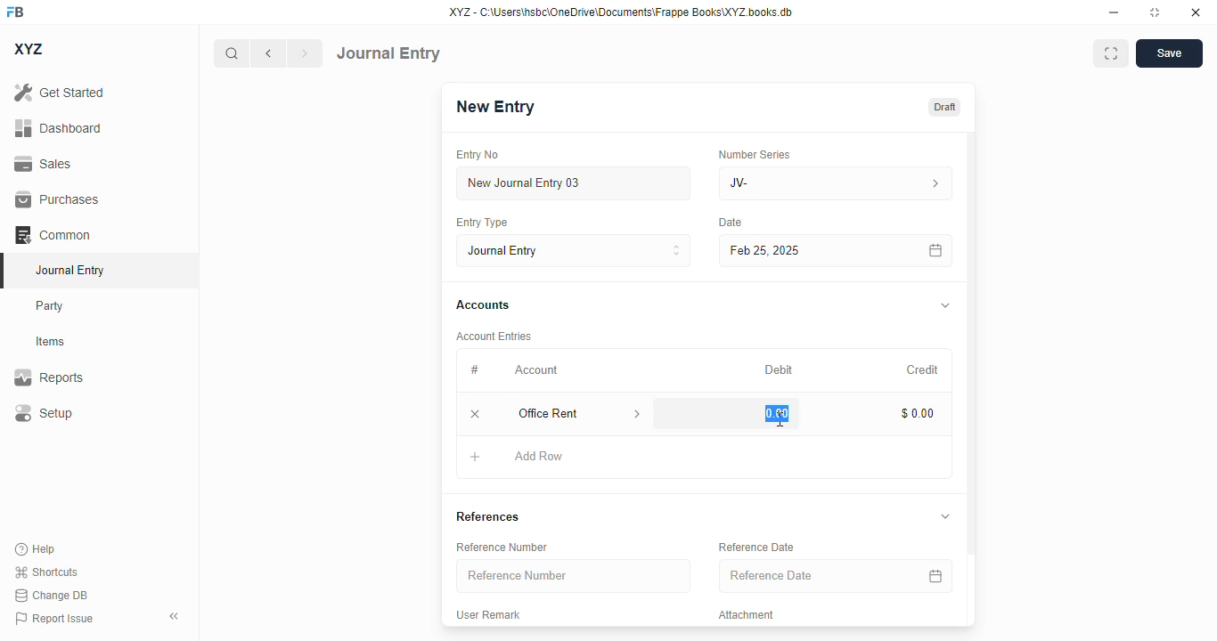 Image resolution: width=1217 pixels, height=641 pixels. I want to click on help, so click(36, 549).